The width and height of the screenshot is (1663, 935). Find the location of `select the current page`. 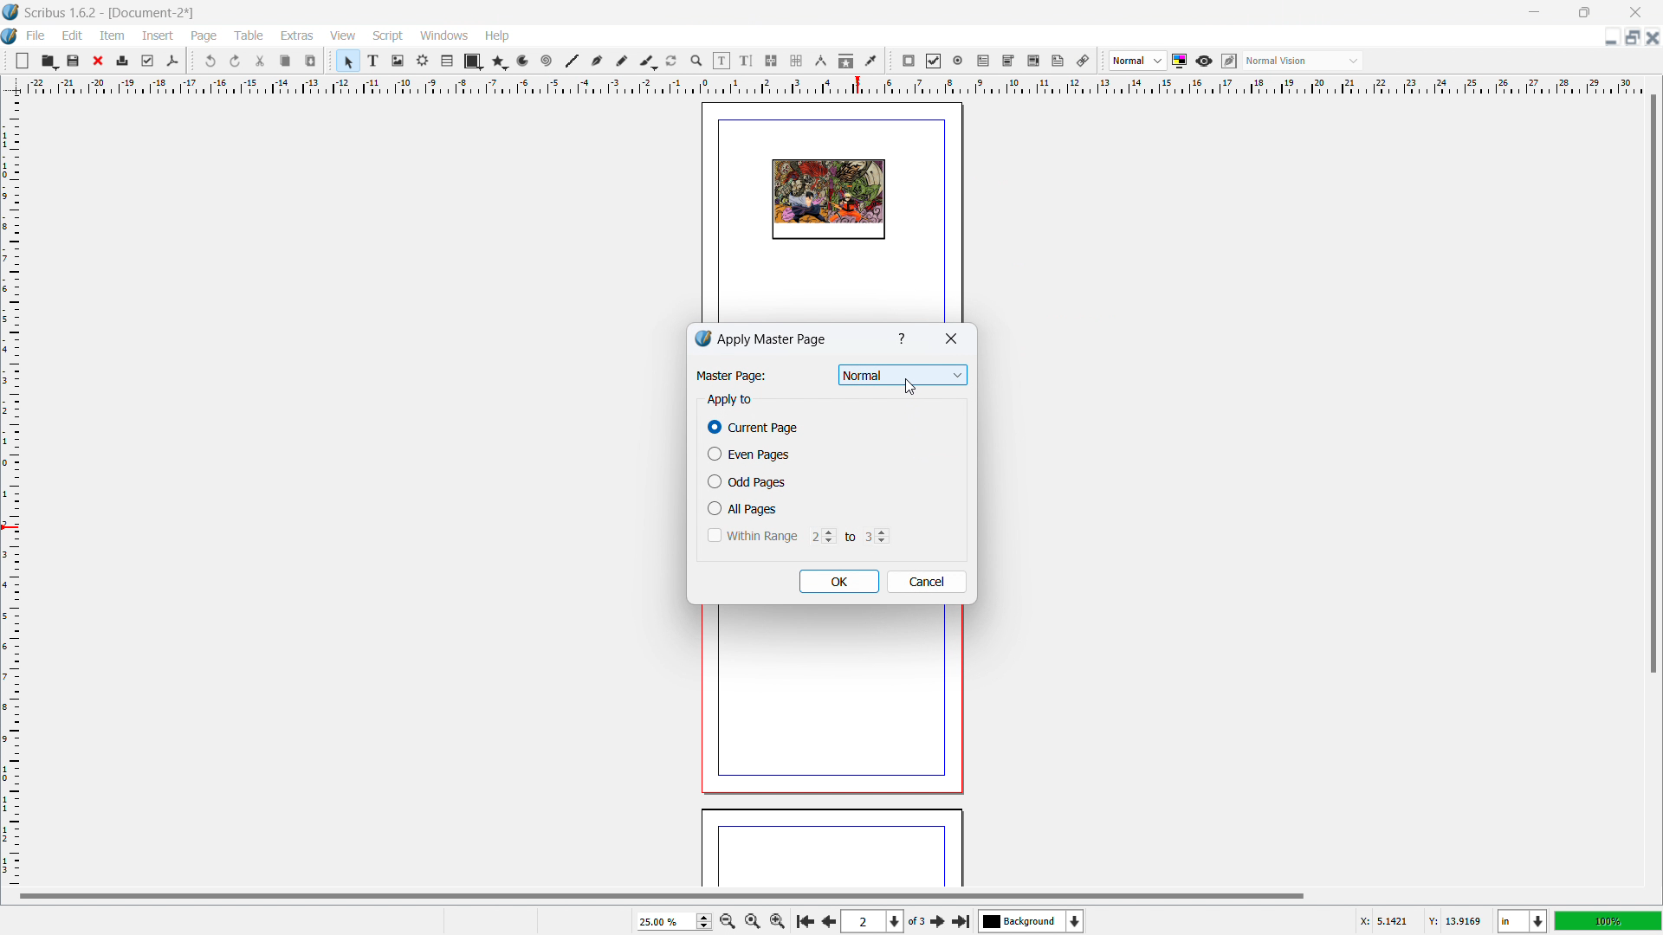

select the current page is located at coordinates (872, 922).